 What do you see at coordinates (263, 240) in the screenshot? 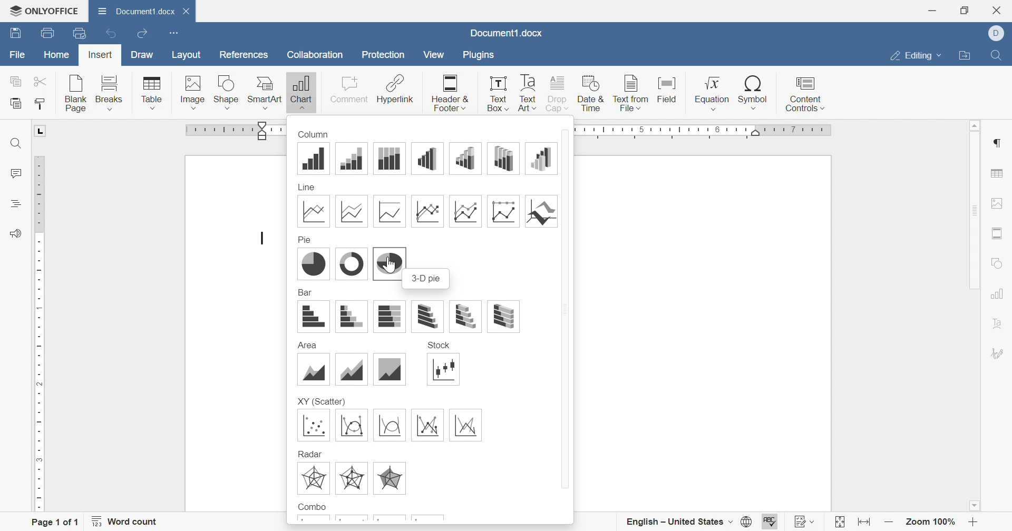
I see `Typing cursor` at bounding box center [263, 240].